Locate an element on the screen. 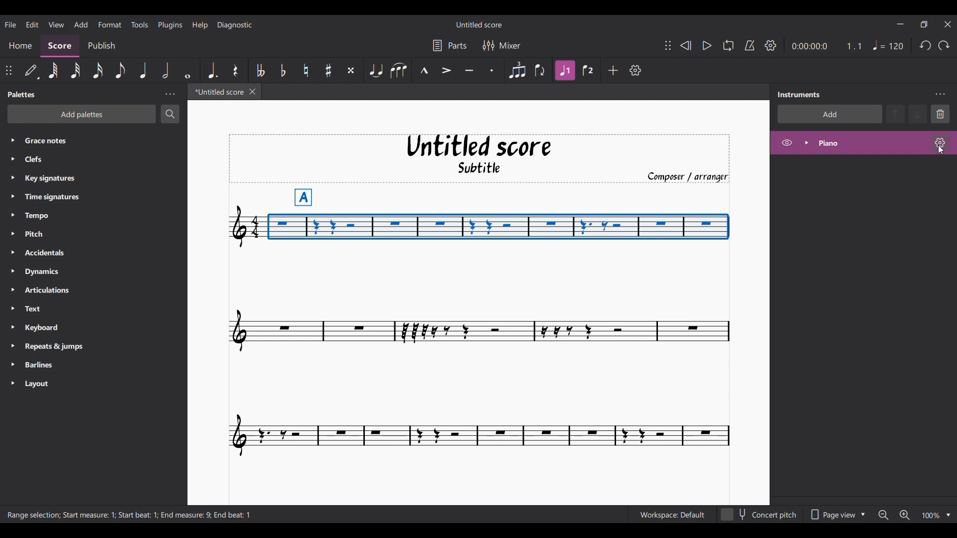 Image resolution: width=957 pixels, height=538 pixels. Half note is located at coordinates (165, 70).